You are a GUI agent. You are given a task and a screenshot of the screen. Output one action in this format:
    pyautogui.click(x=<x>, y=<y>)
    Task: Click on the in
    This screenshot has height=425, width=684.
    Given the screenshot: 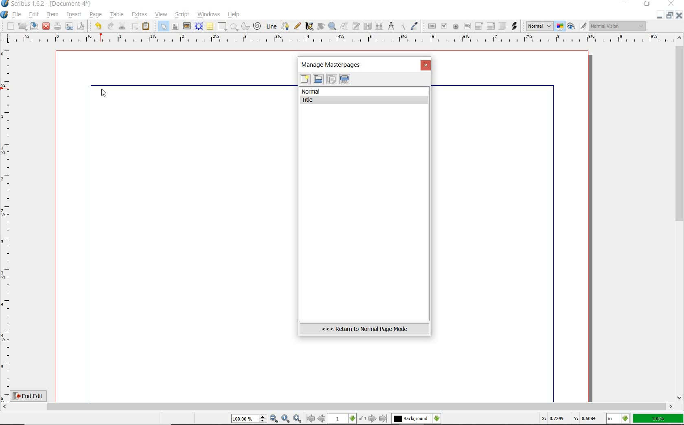 What is the action you would take?
    pyautogui.click(x=618, y=419)
    